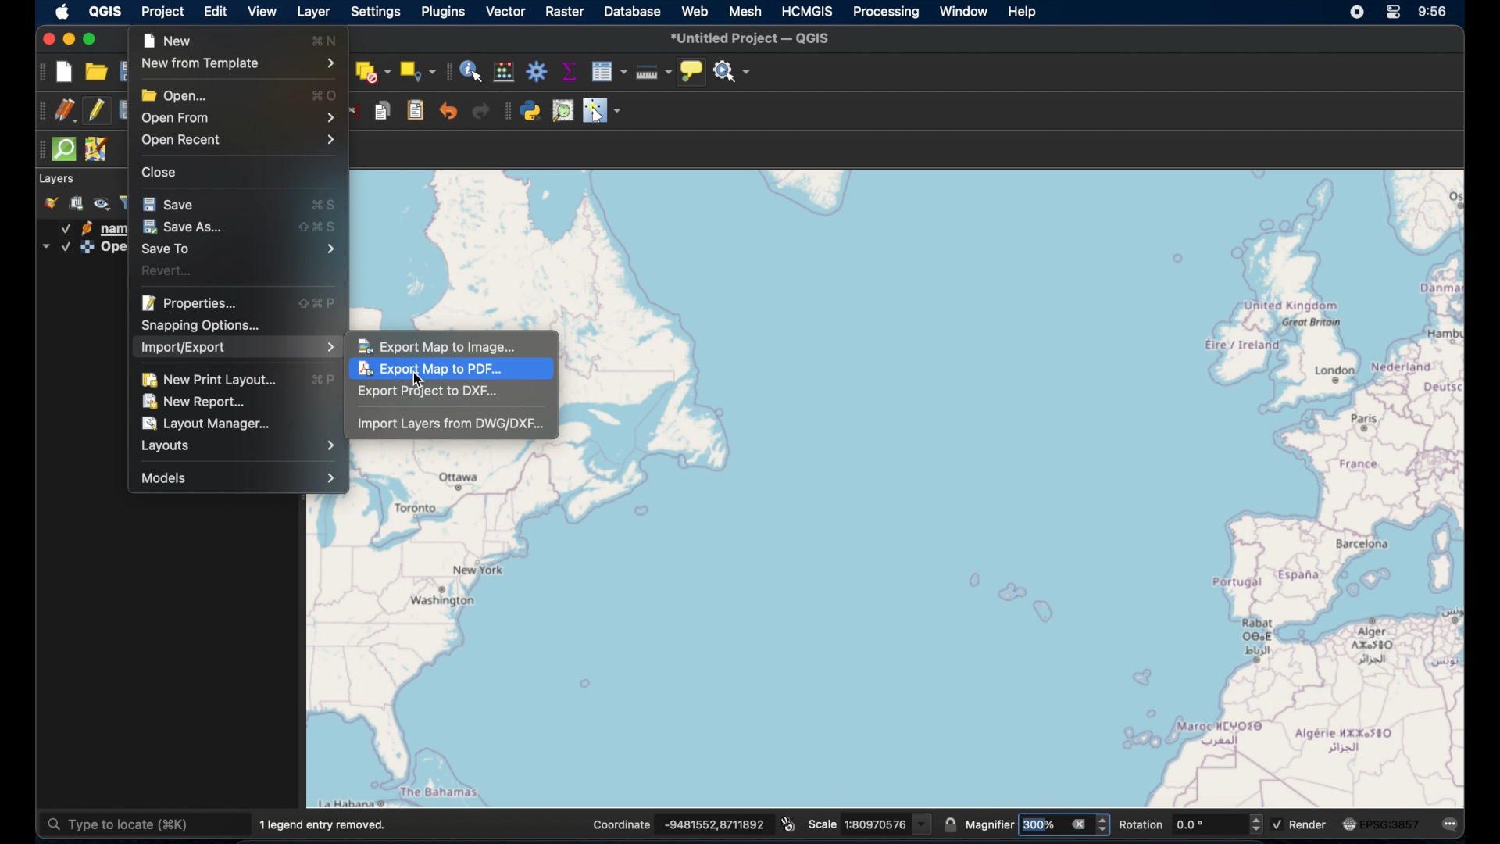 The image size is (1500, 844). What do you see at coordinates (417, 72) in the screenshot?
I see `select by location` at bounding box center [417, 72].